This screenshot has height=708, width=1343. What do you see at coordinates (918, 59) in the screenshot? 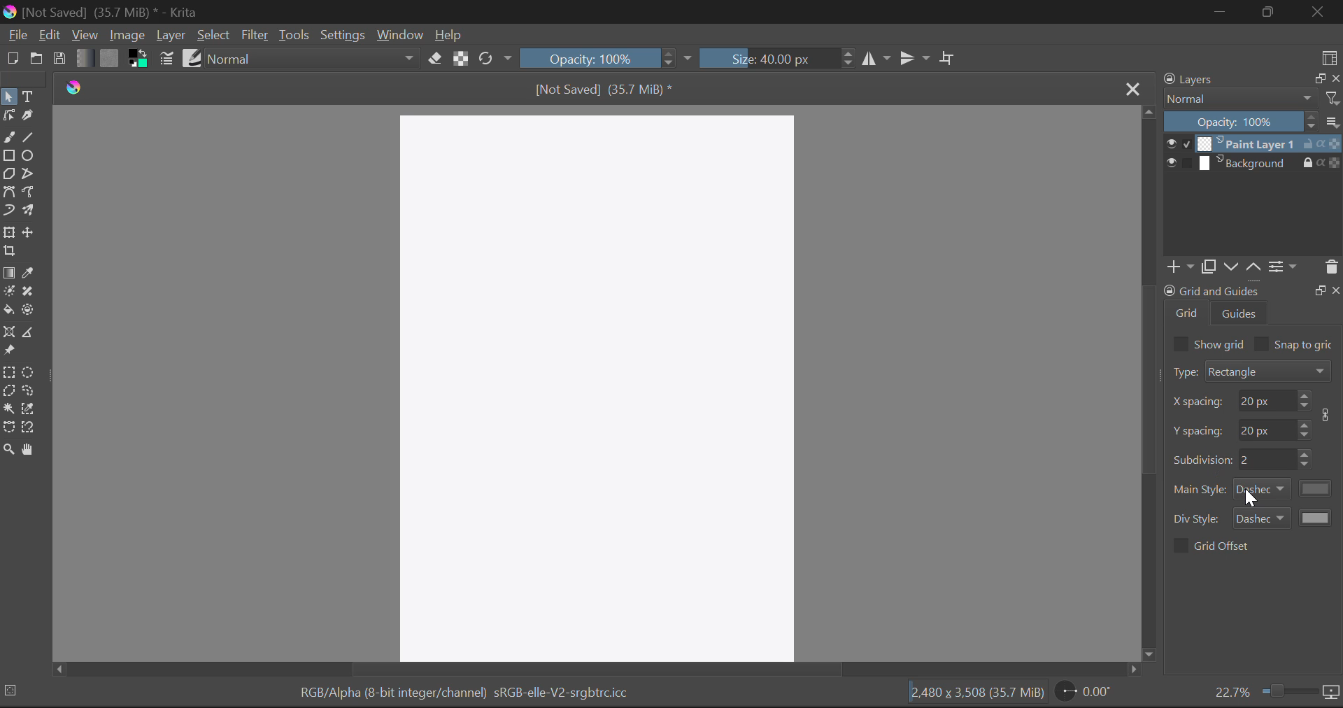
I see `Horizontal Mirror Flip` at bounding box center [918, 59].